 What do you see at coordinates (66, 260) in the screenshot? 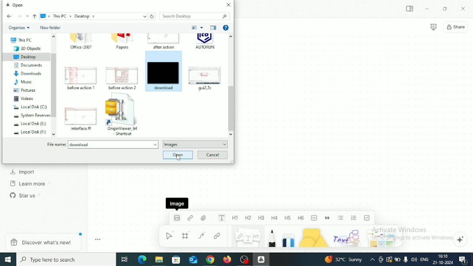
I see `Type here to search` at bounding box center [66, 260].